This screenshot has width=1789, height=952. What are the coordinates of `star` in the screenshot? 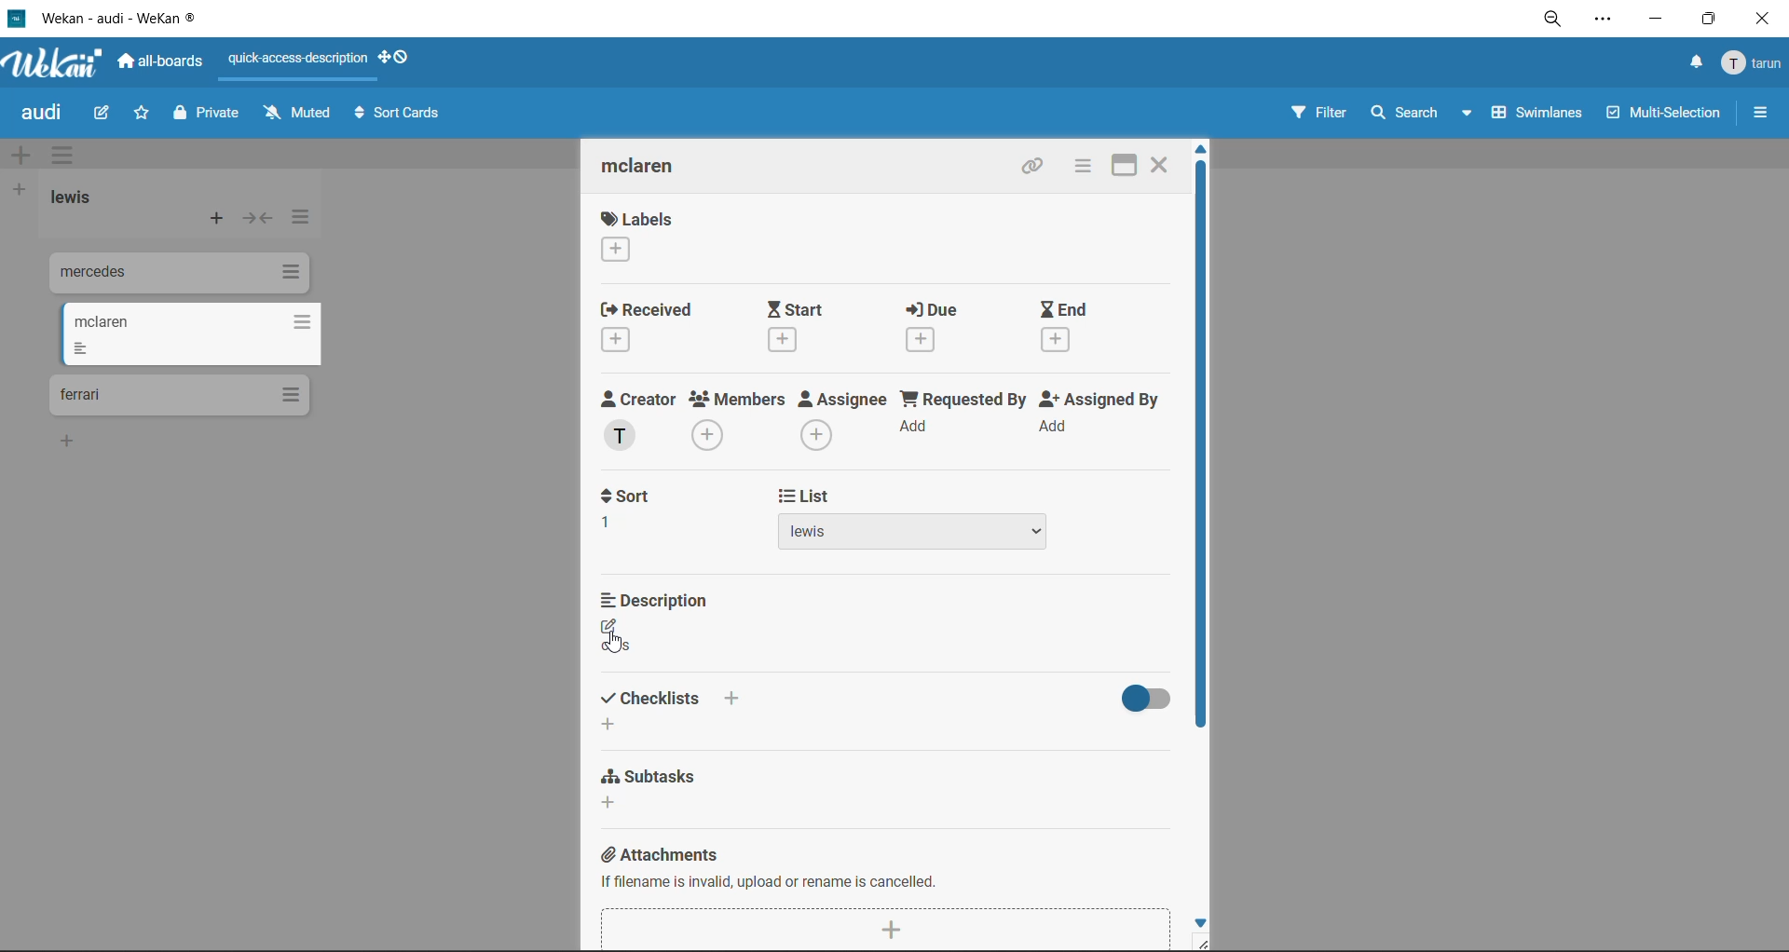 It's located at (138, 115).